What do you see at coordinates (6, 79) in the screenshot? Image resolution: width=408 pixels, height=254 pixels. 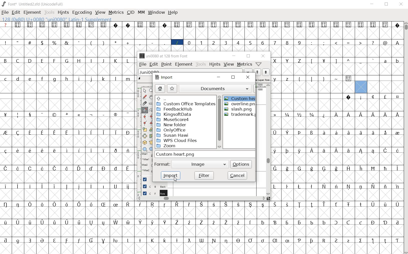 I see `glyph` at bounding box center [6, 79].